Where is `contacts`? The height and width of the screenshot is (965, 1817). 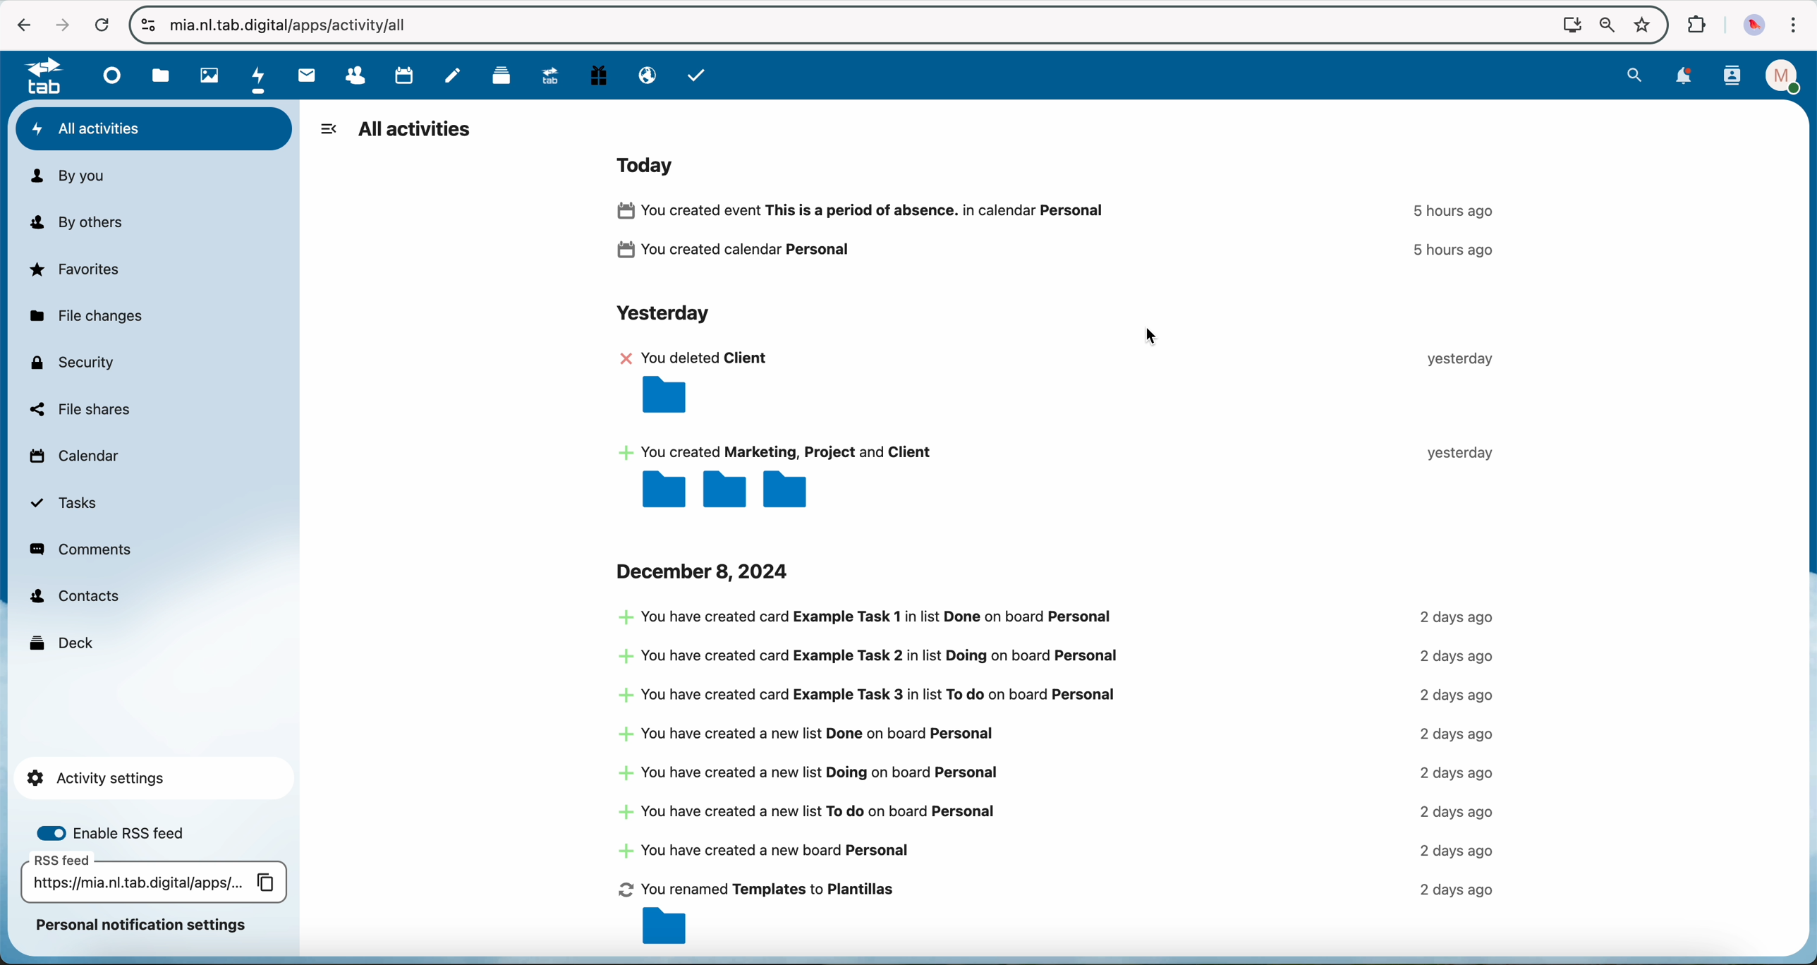
contacts is located at coordinates (348, 76).